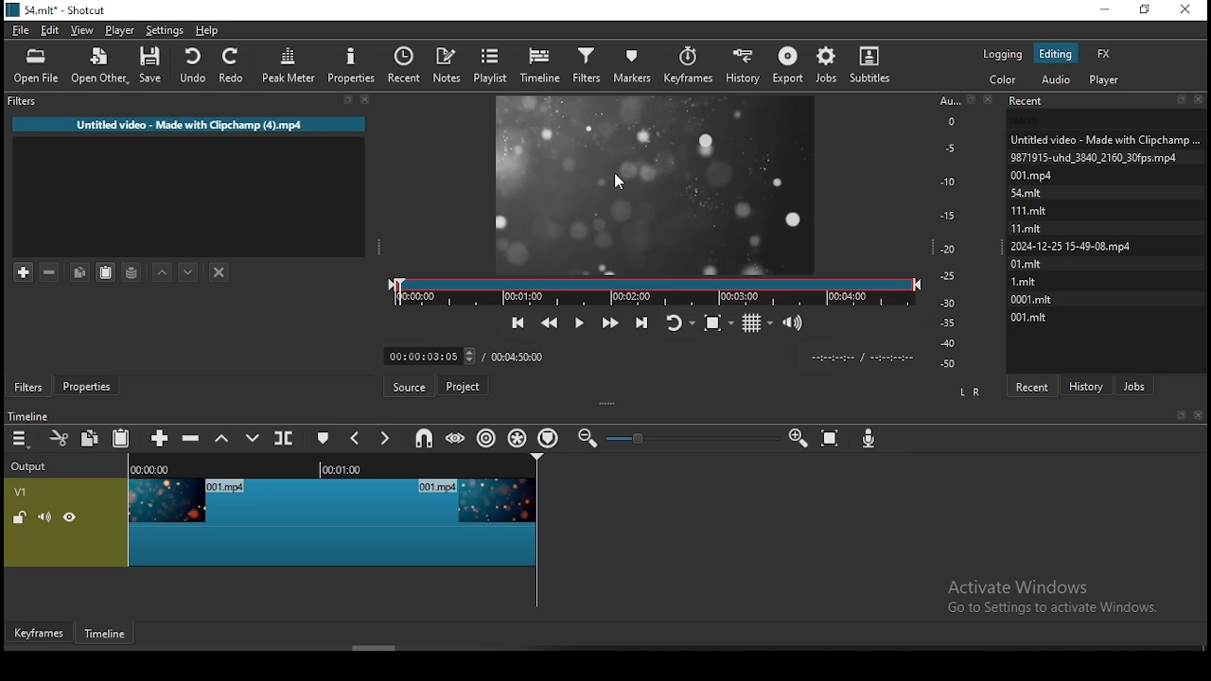  Describe the element at coordinates (658, 183) in the screenshot. I see `video preview` at that location.